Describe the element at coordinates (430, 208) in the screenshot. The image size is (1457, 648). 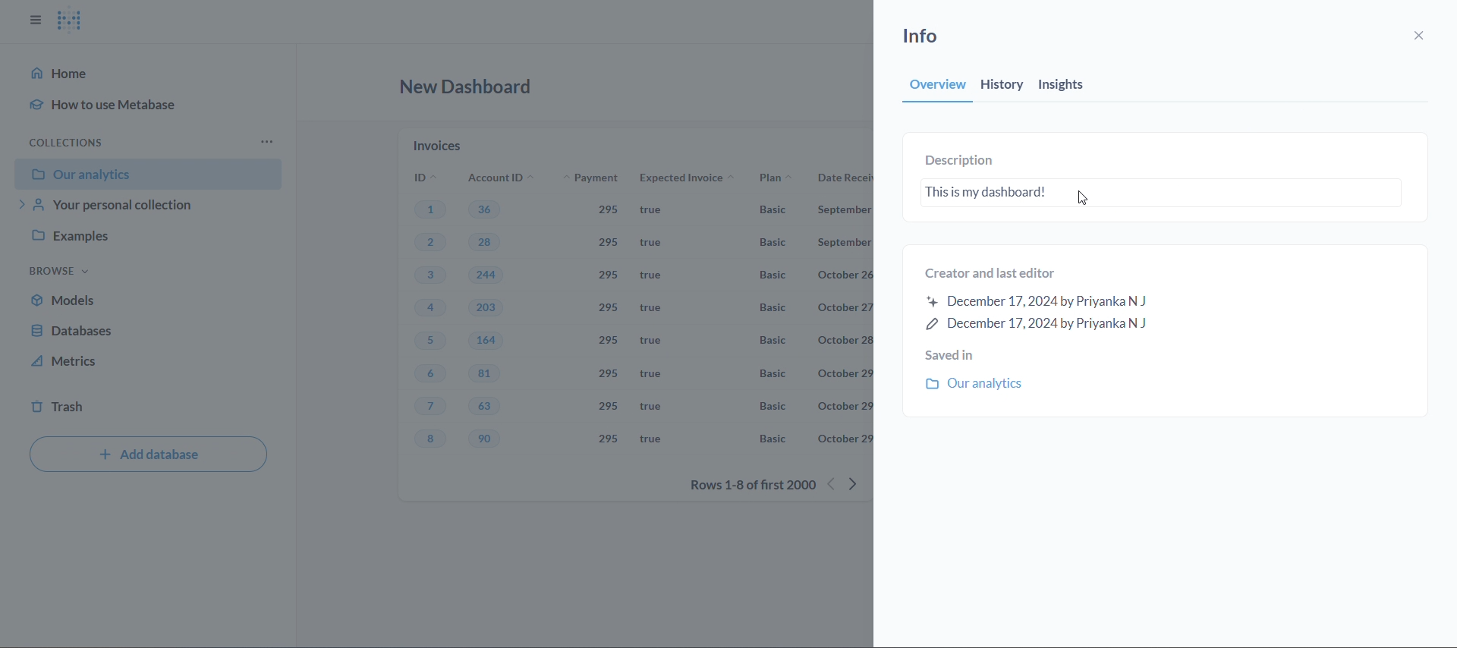
I see `1` at that location.